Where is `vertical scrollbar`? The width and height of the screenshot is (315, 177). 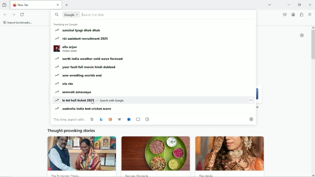 vertical scrollbar is located at coordinates (312, 45).